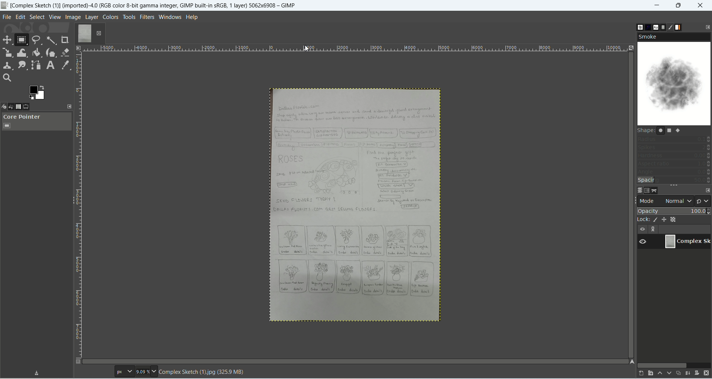  What do you see at coordinates (656, 191) in the screenshot?
I see `paths` at bounding box center [656, 191].